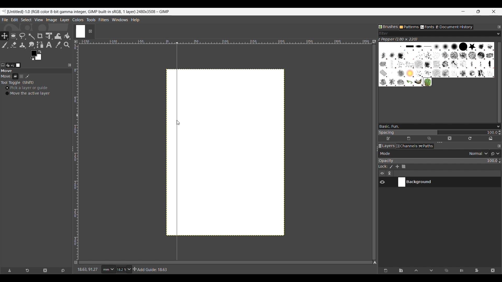 This screenshot has width=502, height=282. I want to click on vertical guide line, so click(176, 150).